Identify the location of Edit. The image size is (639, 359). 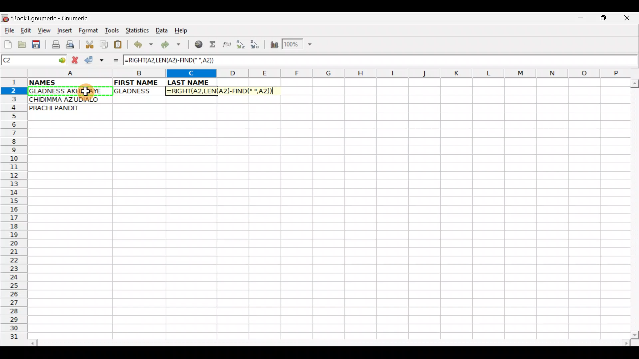
(26, 30).